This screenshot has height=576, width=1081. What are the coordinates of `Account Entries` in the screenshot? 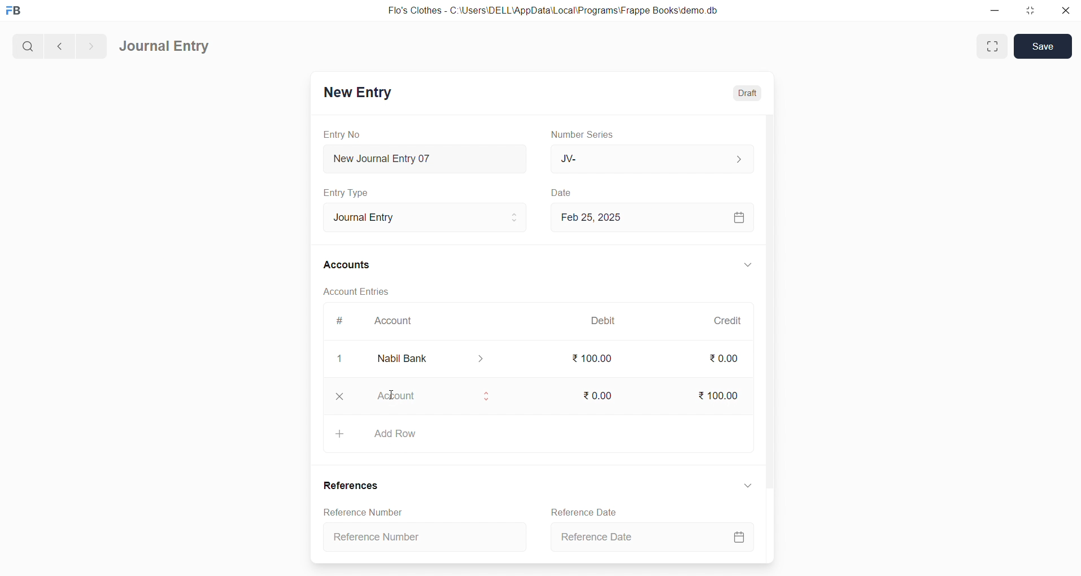 It's located at (358, 293).